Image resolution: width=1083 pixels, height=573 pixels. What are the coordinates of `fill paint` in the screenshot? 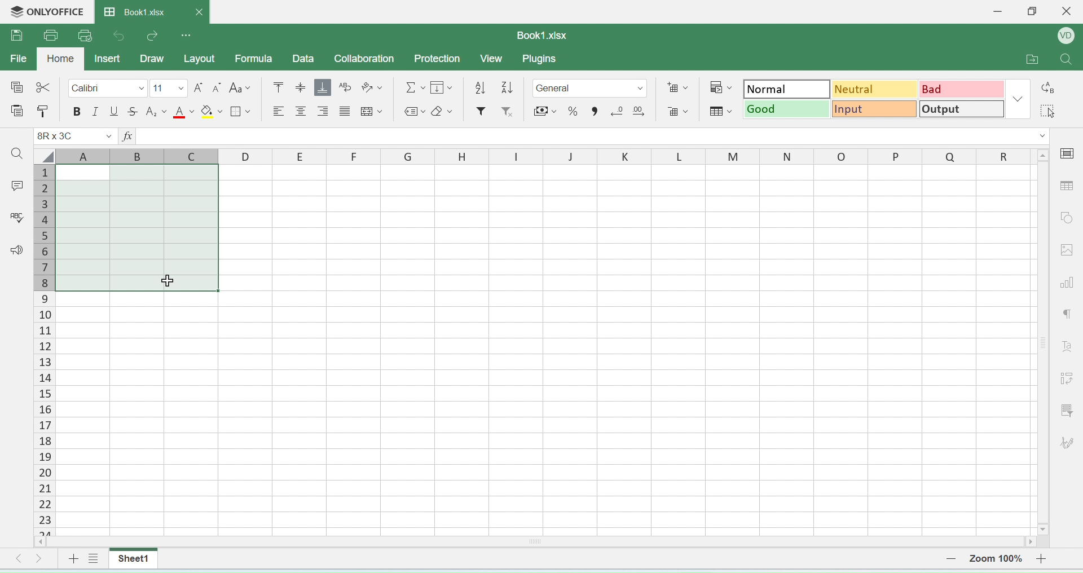 It's located at (213, 110).